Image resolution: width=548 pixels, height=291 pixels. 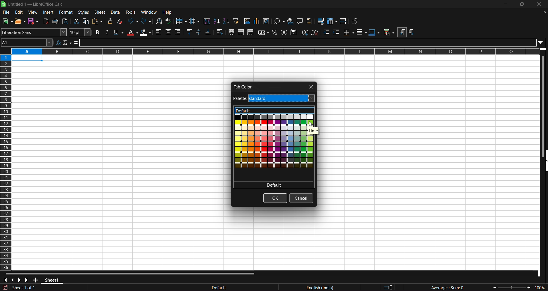 I want to click on redo, so click(x=146, y=21).